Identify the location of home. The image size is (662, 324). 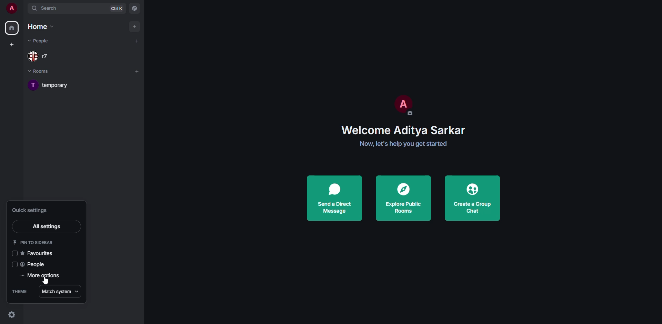
(12, 28).